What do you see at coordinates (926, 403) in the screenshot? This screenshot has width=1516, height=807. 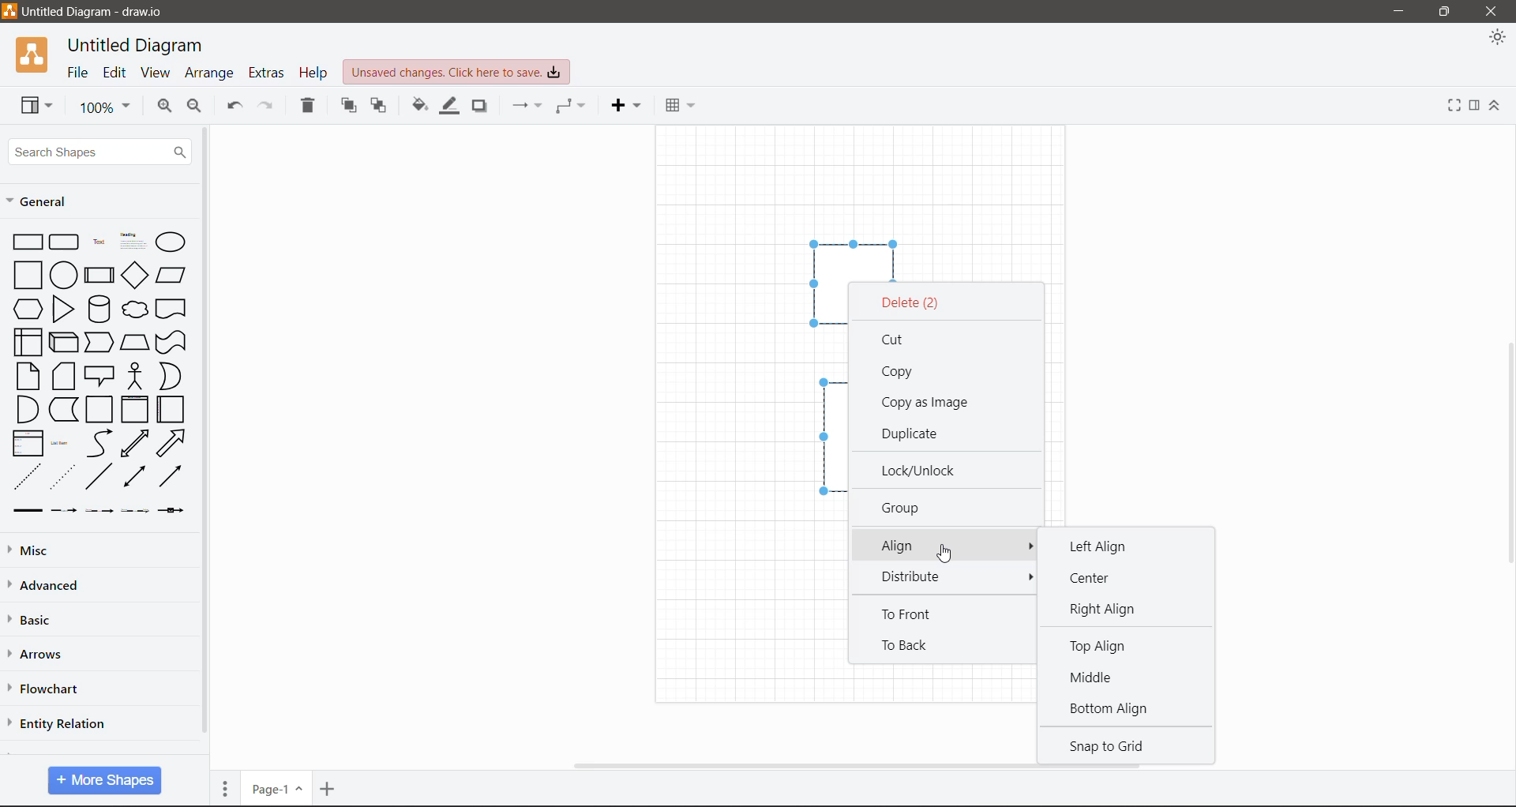 I see `Copy as Image` at bounding box center [926, 403].